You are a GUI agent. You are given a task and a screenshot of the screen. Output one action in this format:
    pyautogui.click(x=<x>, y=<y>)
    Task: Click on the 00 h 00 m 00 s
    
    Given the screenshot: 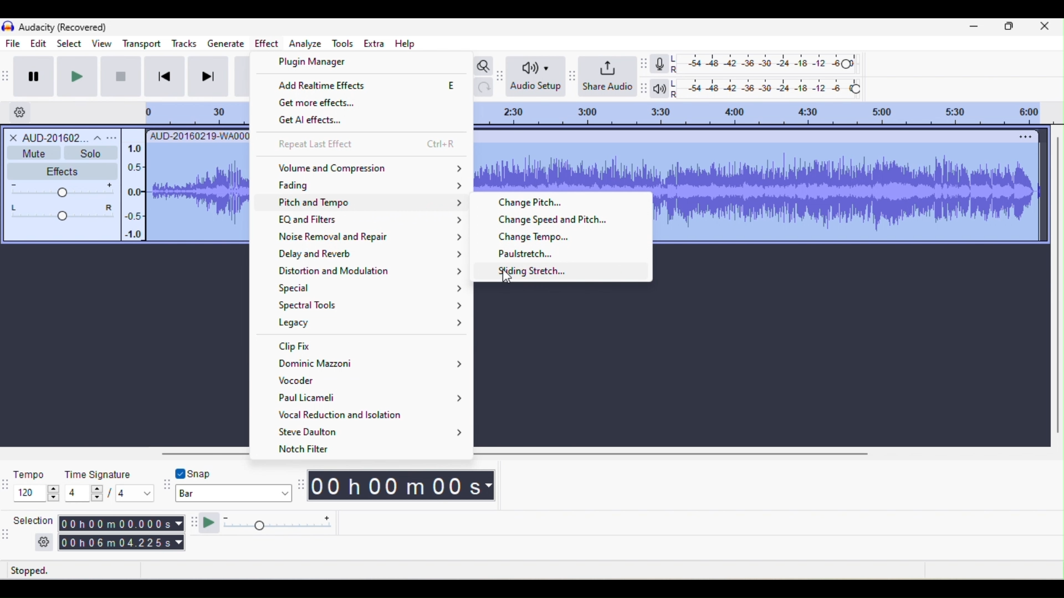 What is the action you would take?
    pyautogui.click(x=403, y=487)
    